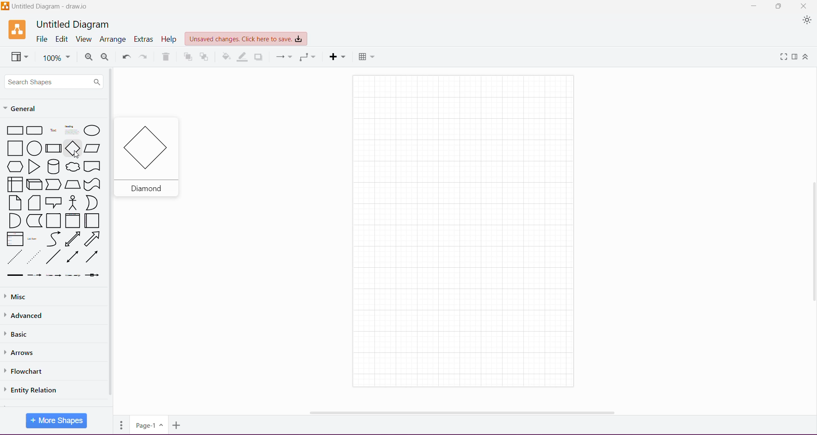  What do you see at coordinates (46, 6) in the screenshot?
I see `Diagram Title - Application Name - Untitled Diagram - draw.io` at bounding box center [46, 6].